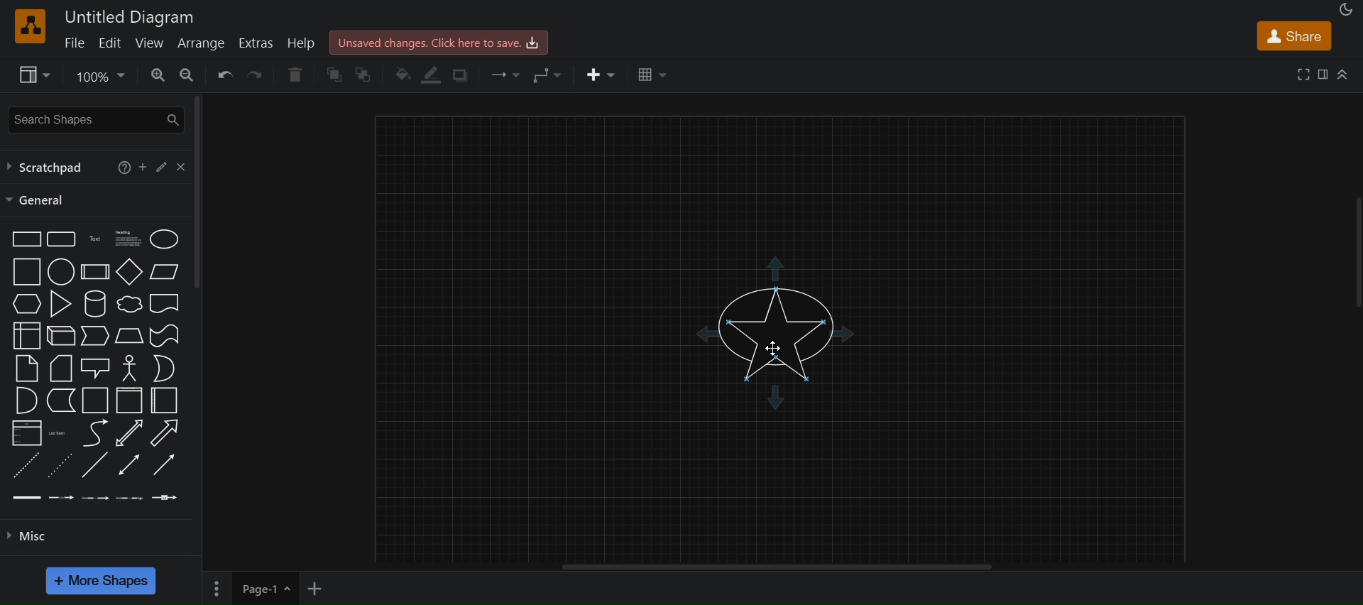 The width and height of the screenshot is (1363, 605). I want to click on view, so click(150, 44).